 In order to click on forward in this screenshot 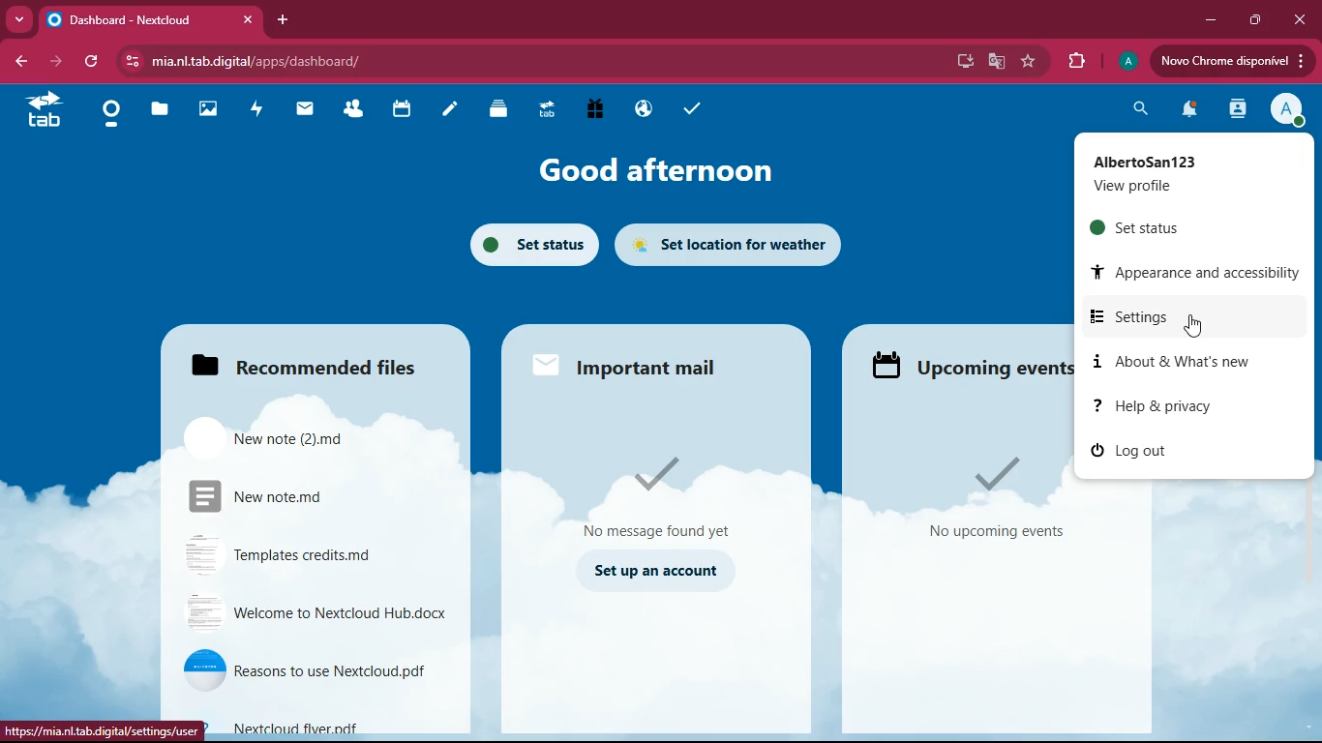, I will do `click(58, 63)`.